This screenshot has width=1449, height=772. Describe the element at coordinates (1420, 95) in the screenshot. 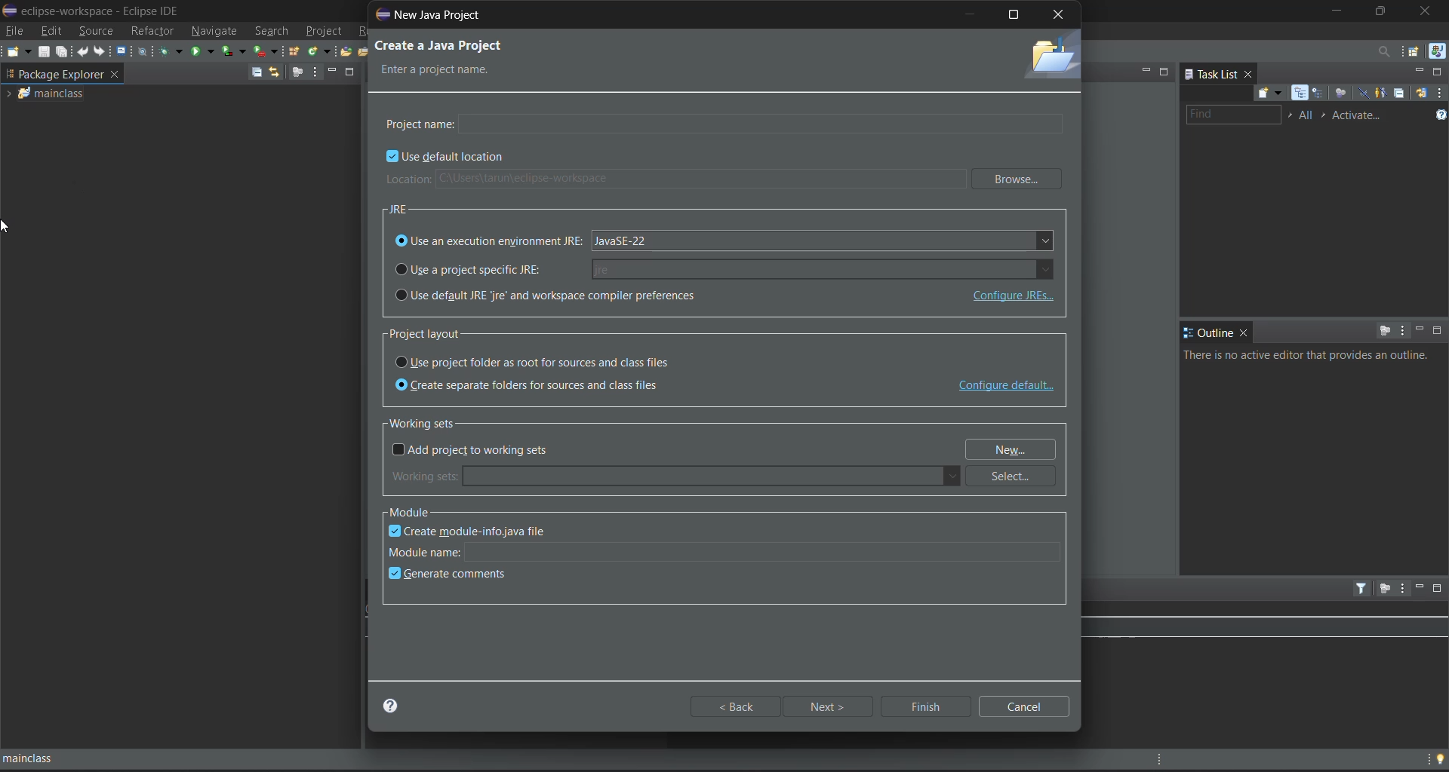

I see `synchronize changed` at that location.